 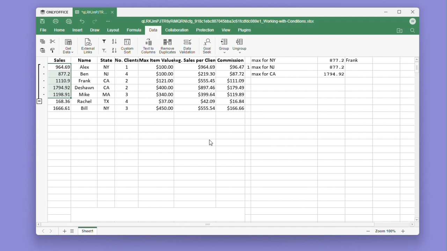 What do you see at coordinates (60, 30) in the screenshot?
I see `` at bounding box center [60, 30].